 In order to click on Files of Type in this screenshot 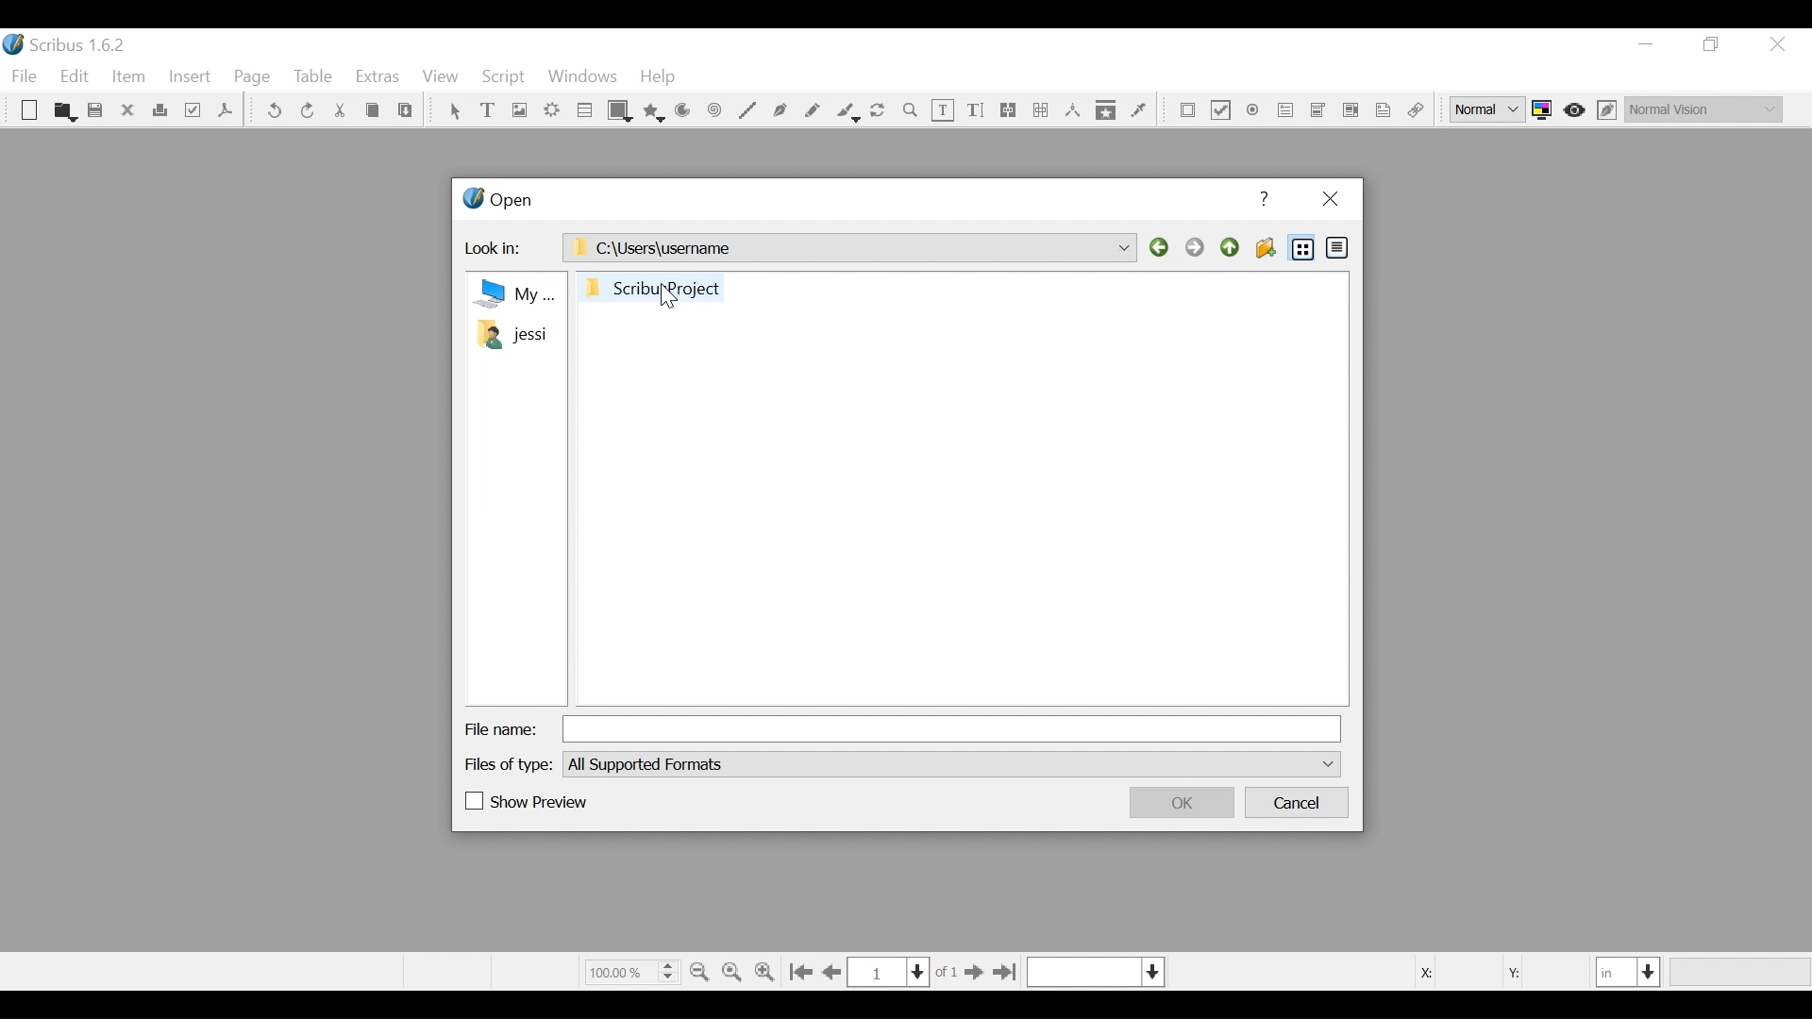, I will do `click(511, 763)`.